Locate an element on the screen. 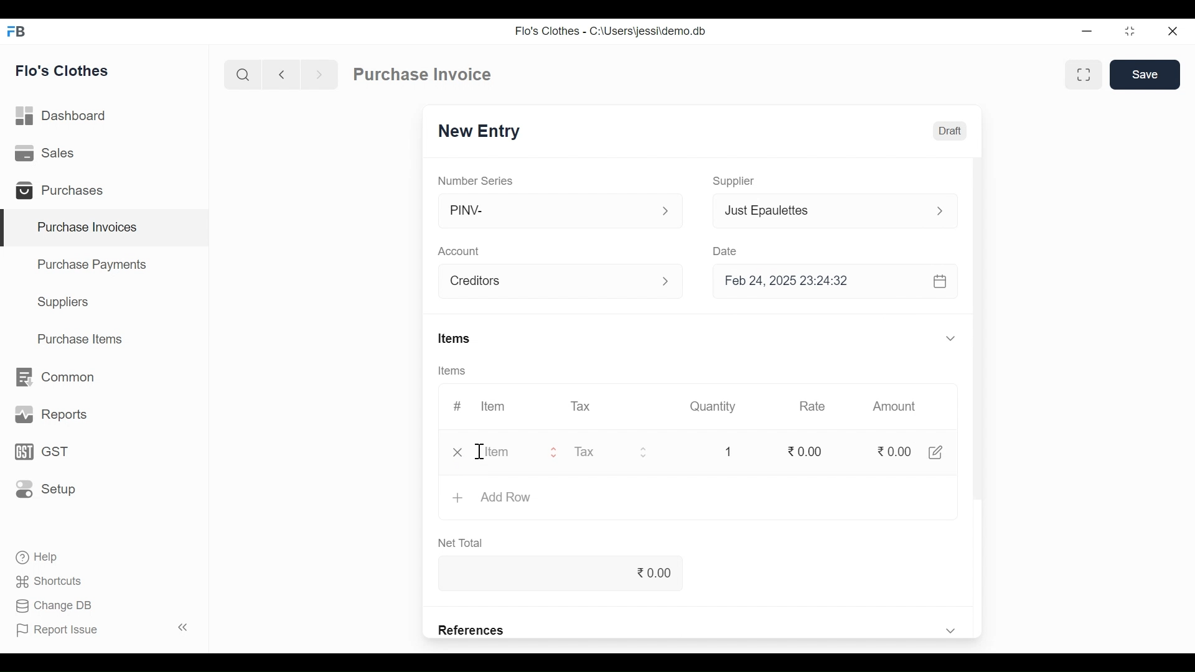 The image size is (1195, 672). Expand is located at coordinates (952, 338).